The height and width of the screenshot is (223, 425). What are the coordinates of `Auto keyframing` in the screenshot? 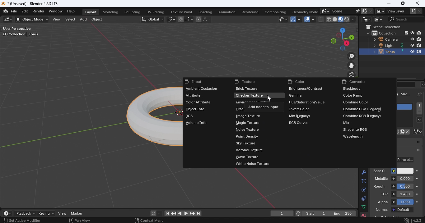 It's located at (154, 213).